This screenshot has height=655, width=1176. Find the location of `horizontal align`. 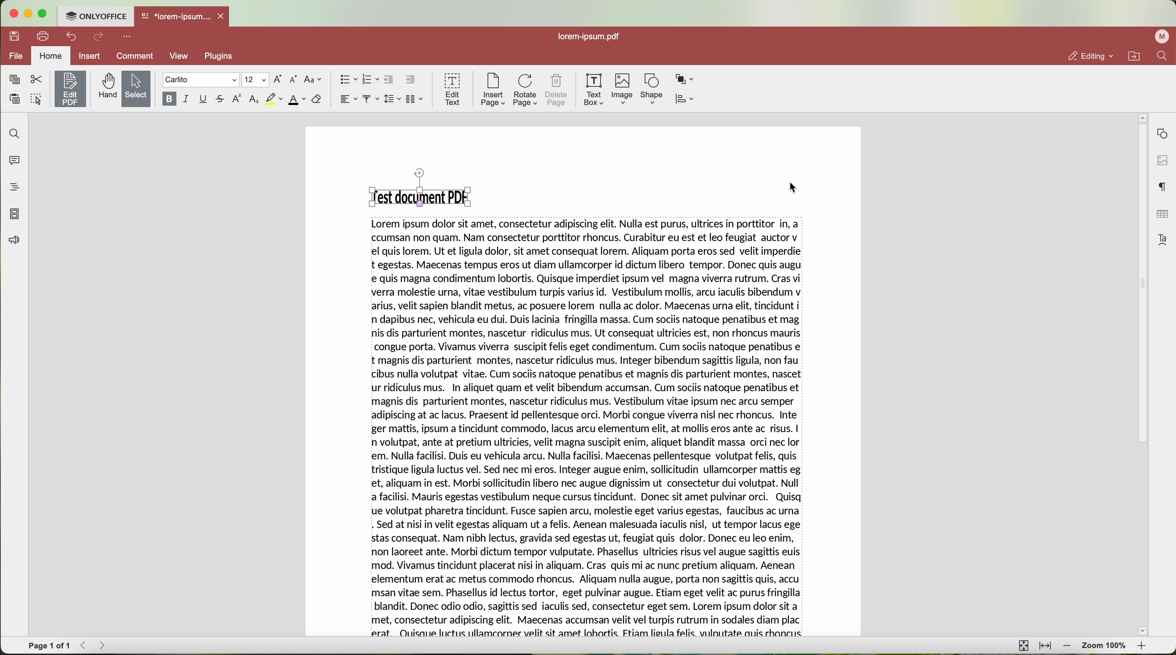

horizontal align is located at coordinates (348, 99).